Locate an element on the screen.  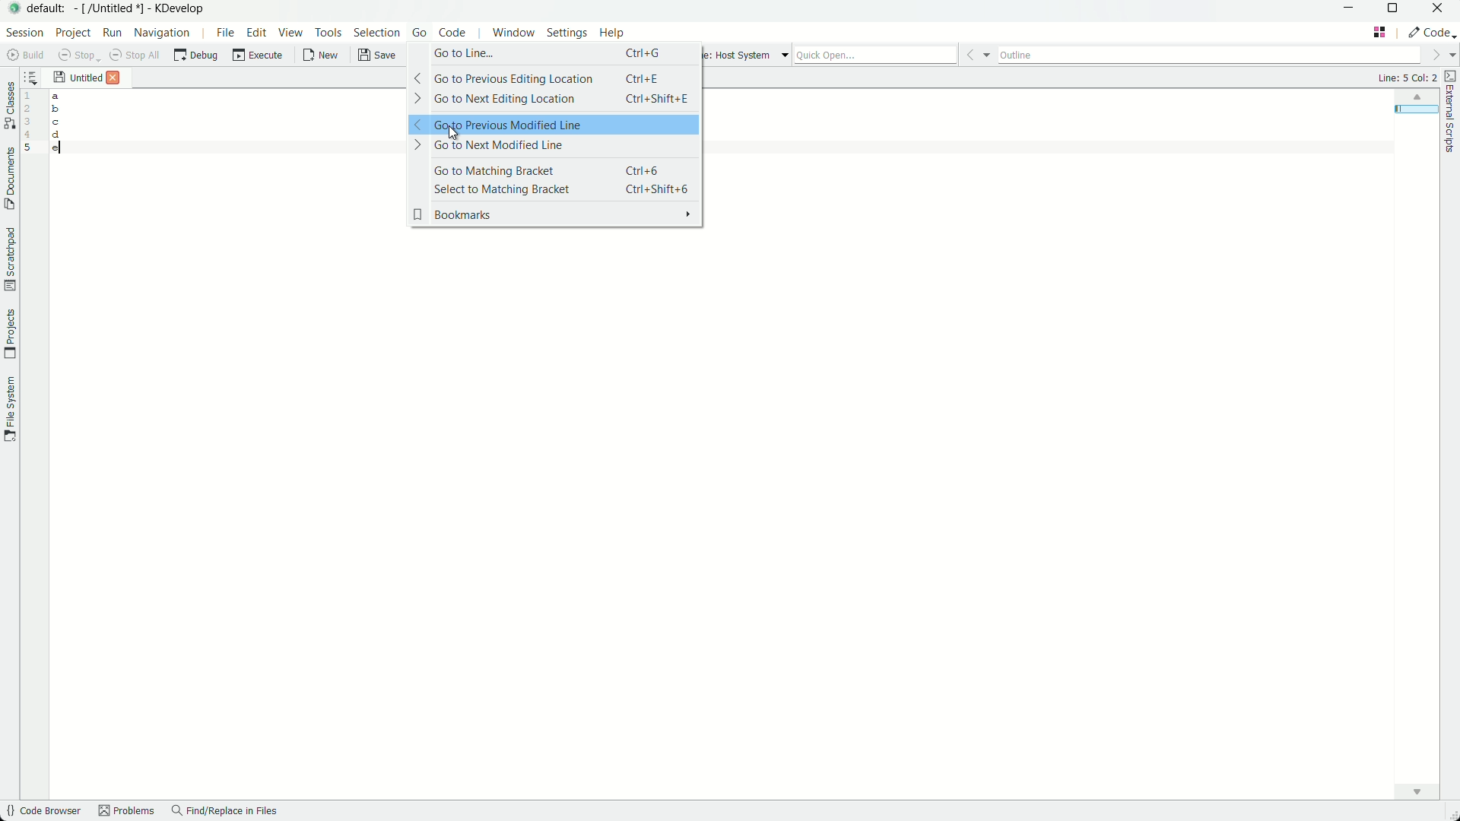
tools is located at coordinates (329, 34).